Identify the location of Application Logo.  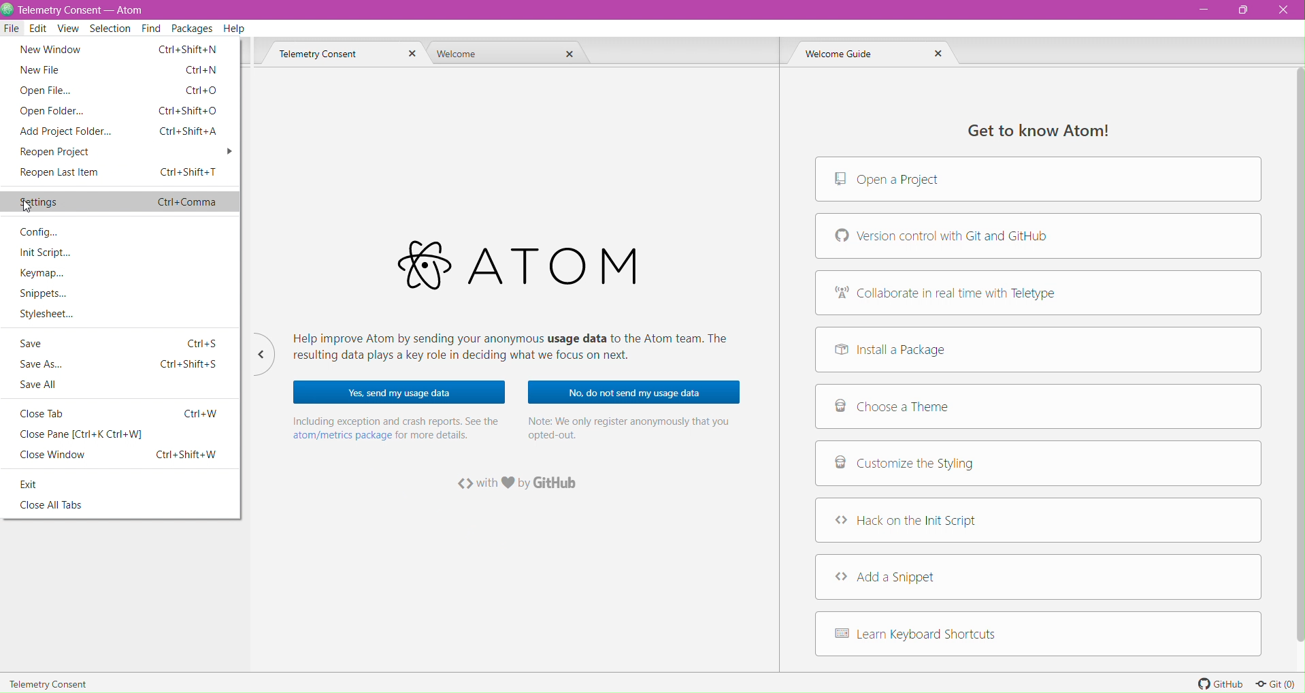
(8, 10).